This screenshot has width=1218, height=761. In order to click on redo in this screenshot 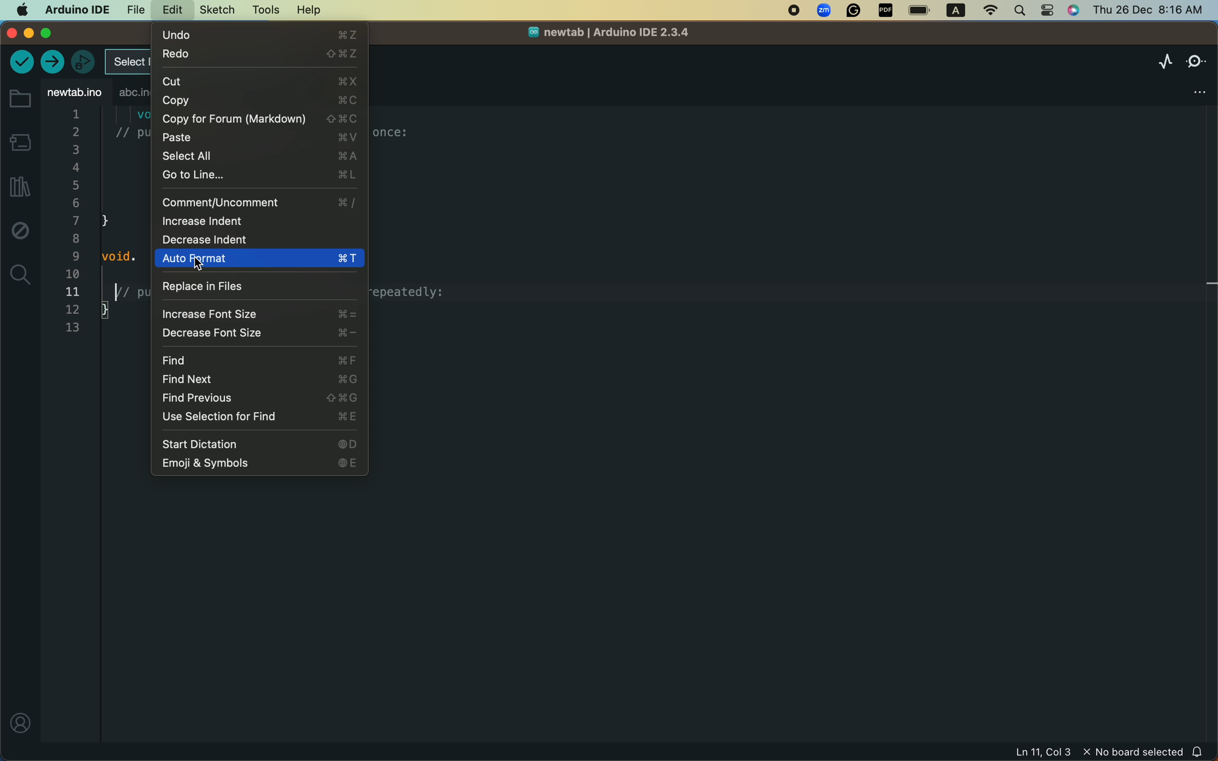, I will do `click(259, 54)`.